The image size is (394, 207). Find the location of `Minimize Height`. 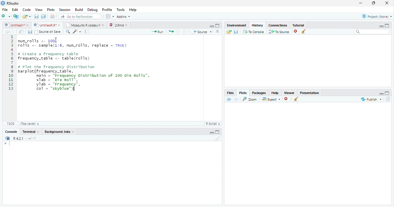

Minimize Height is located at coordinates (381, 26).